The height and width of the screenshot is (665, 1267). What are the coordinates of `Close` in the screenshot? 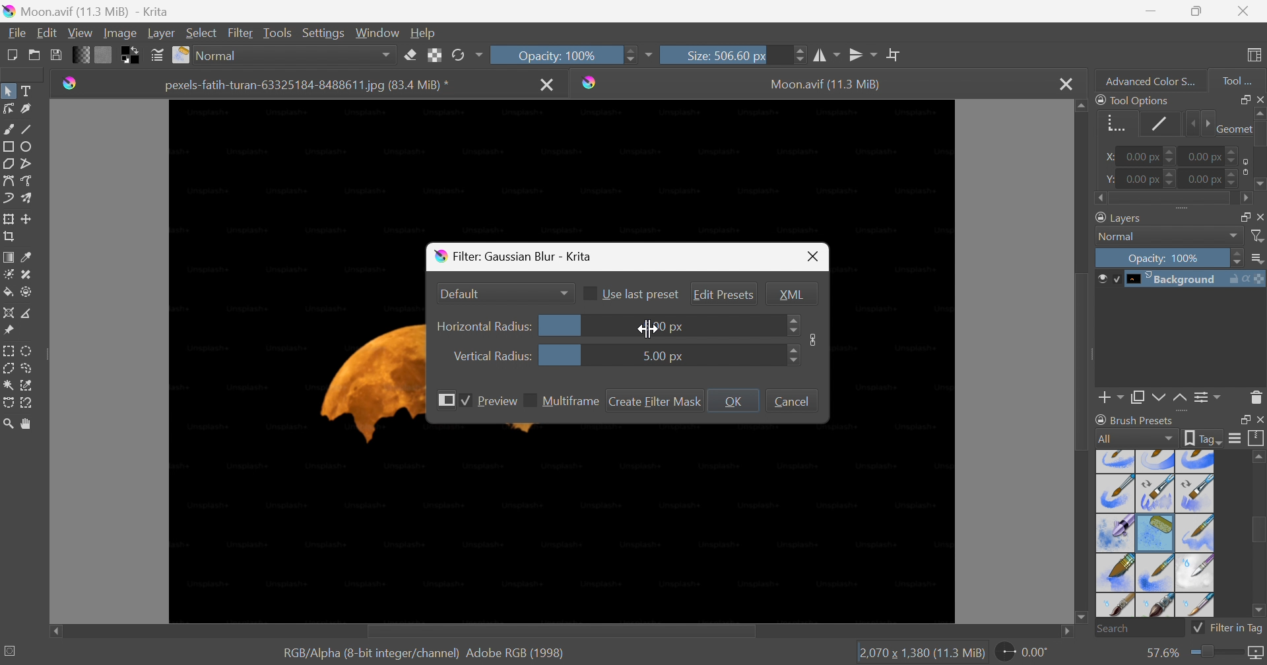 It's located at (1259, 99).